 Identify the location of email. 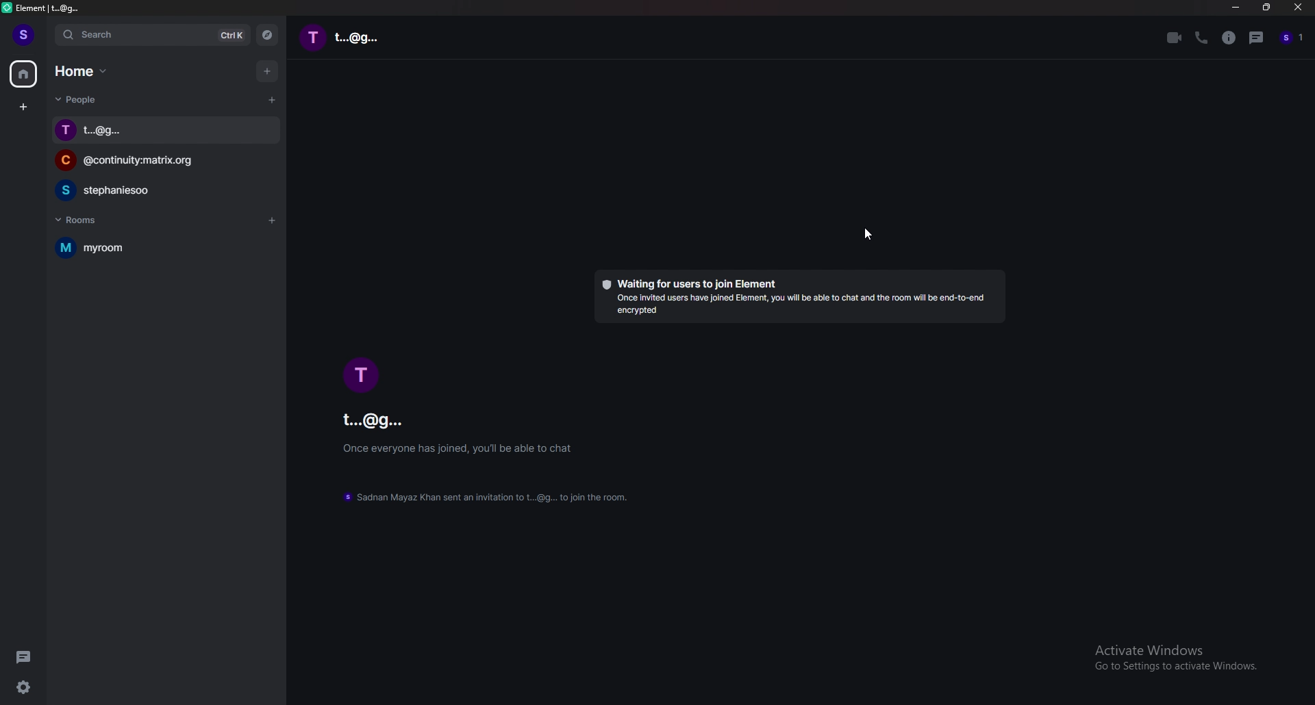
(393, 421).